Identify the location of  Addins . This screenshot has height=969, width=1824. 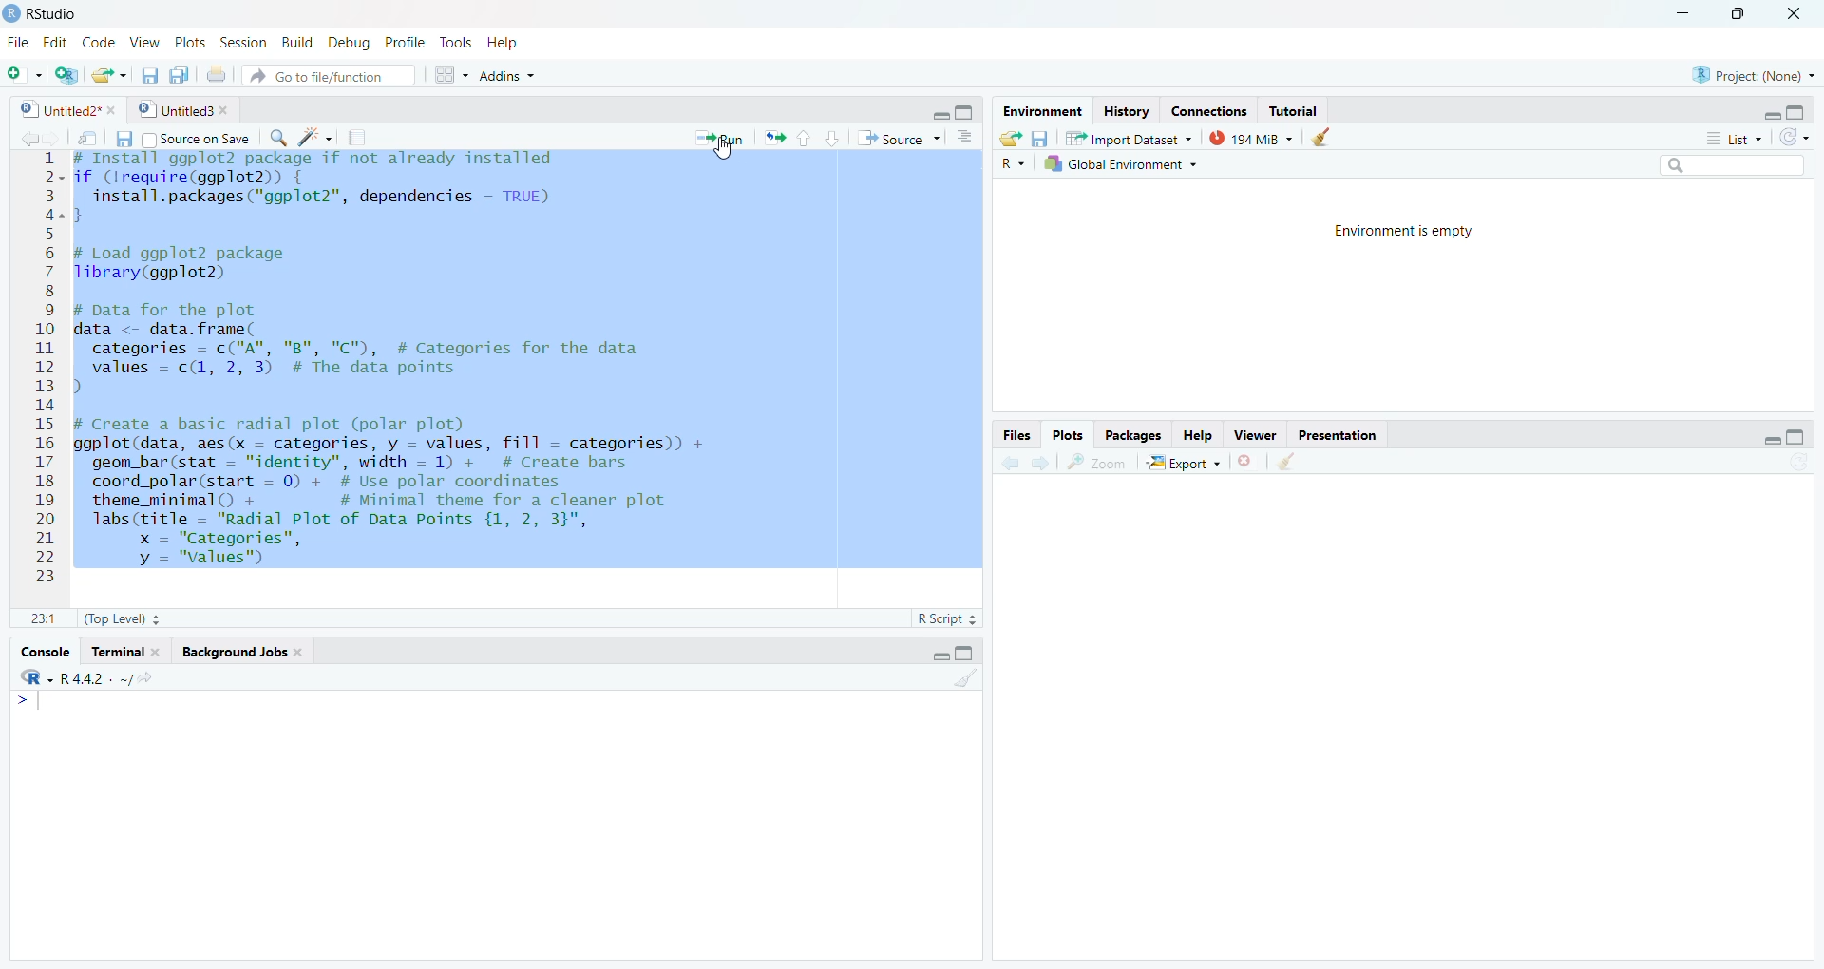
(509, 74).